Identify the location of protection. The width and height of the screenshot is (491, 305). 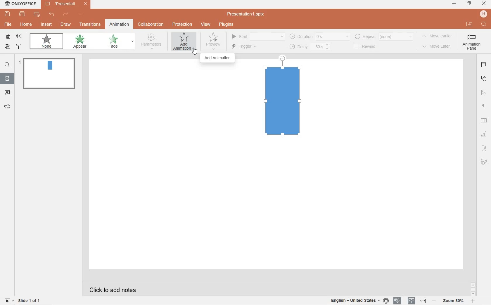
(182, 25).